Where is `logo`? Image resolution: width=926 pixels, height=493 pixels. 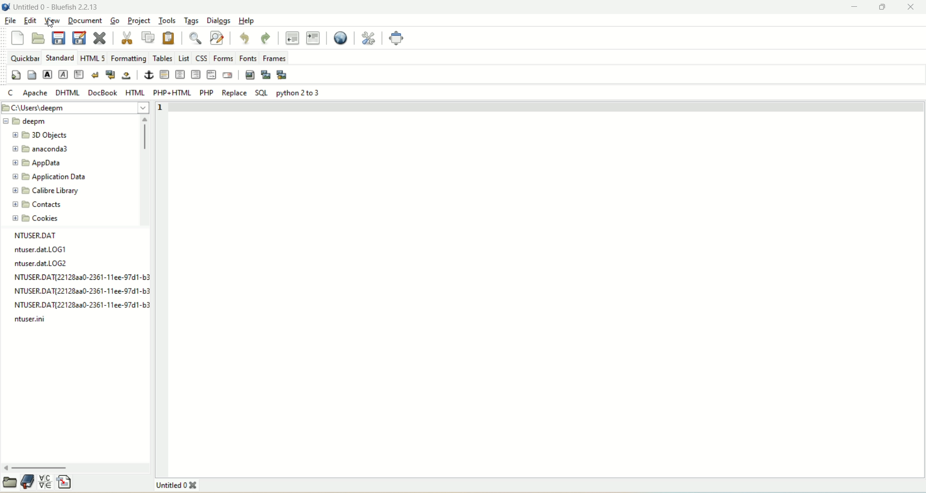
logo is located at coordinates (6, 7).